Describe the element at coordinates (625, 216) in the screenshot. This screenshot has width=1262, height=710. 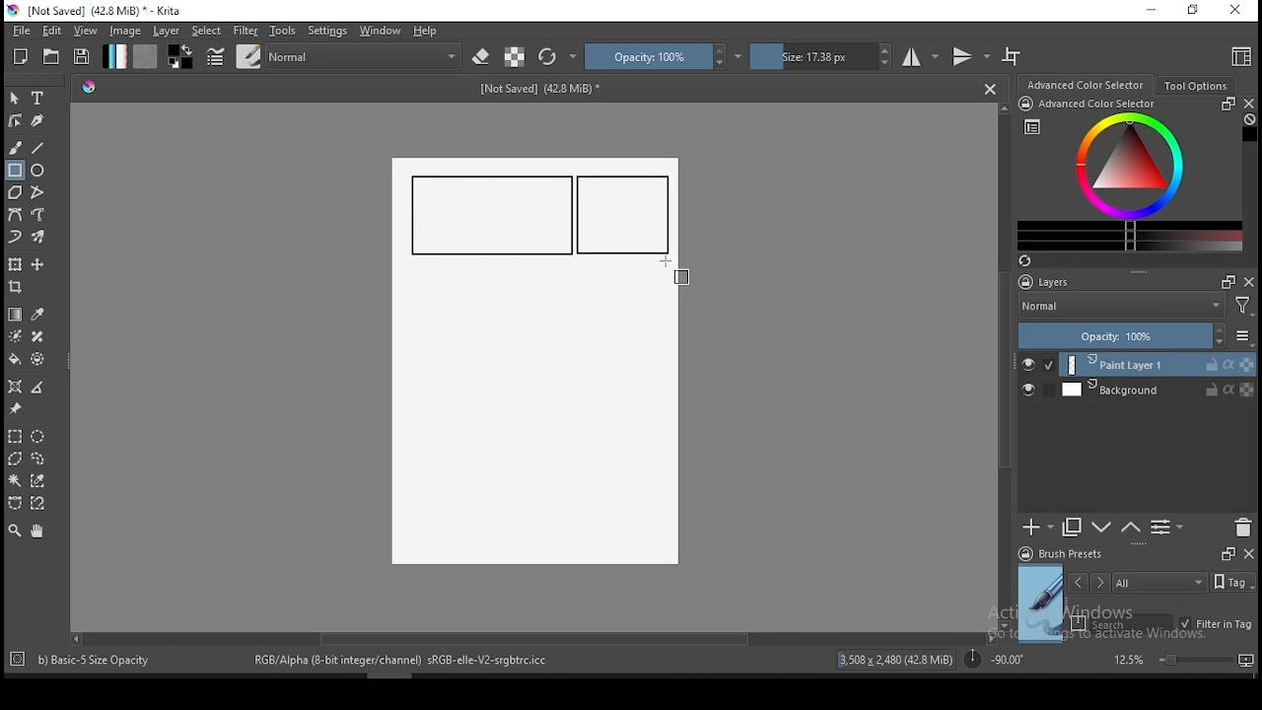
I see `new rectangle` at that location.